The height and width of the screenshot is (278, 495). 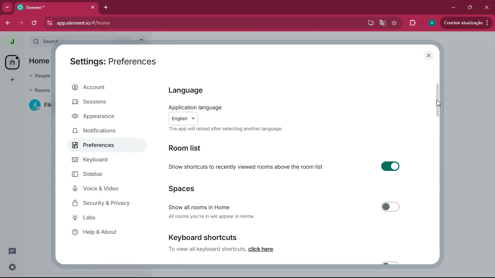 I want to click on language, so click(x=229, y=114).